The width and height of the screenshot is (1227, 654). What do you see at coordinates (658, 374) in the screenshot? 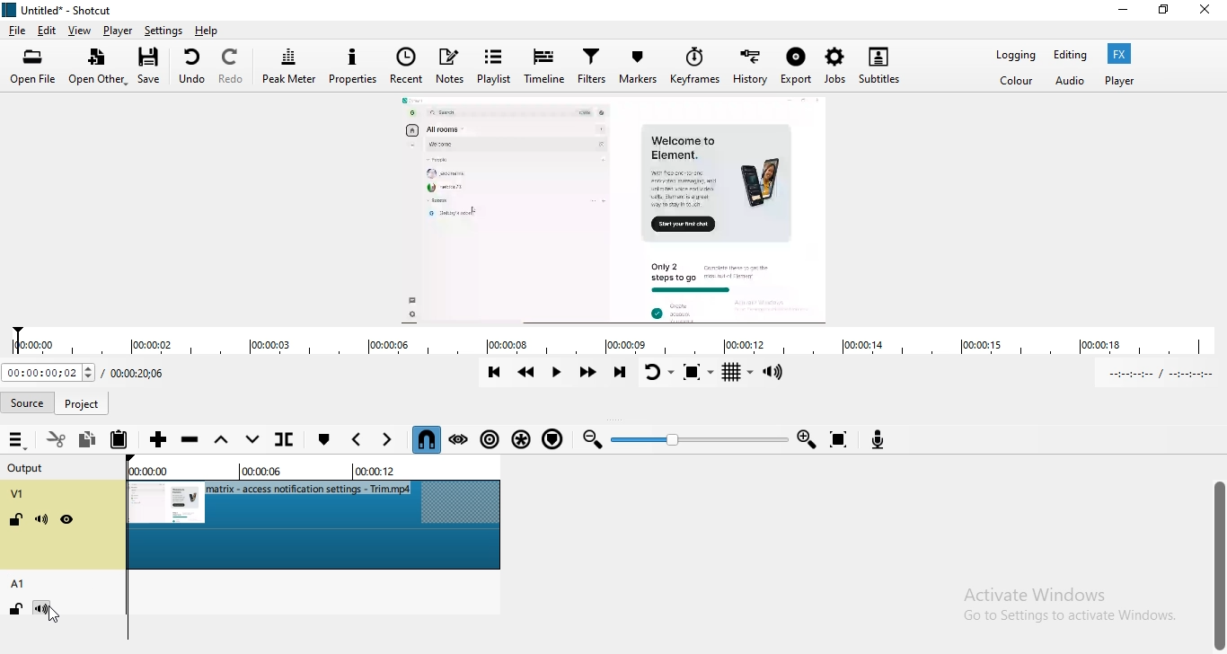
I see `Toggle player looping ` at bounding box center [658, 374].